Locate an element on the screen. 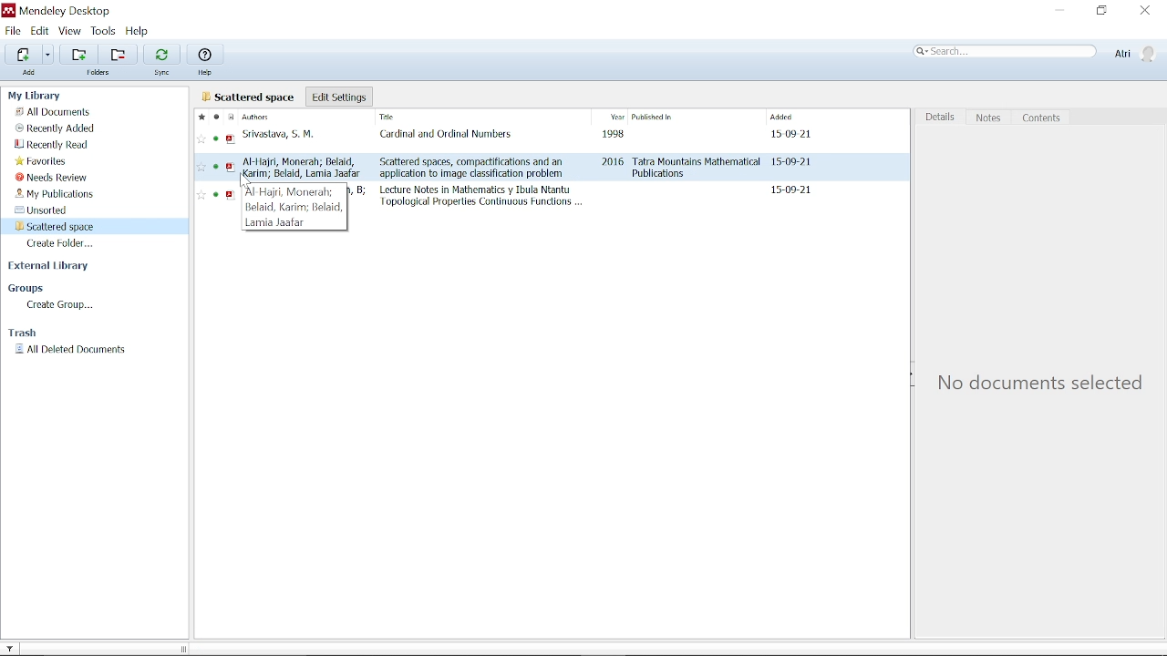  add is located at coordinates (29, 73).